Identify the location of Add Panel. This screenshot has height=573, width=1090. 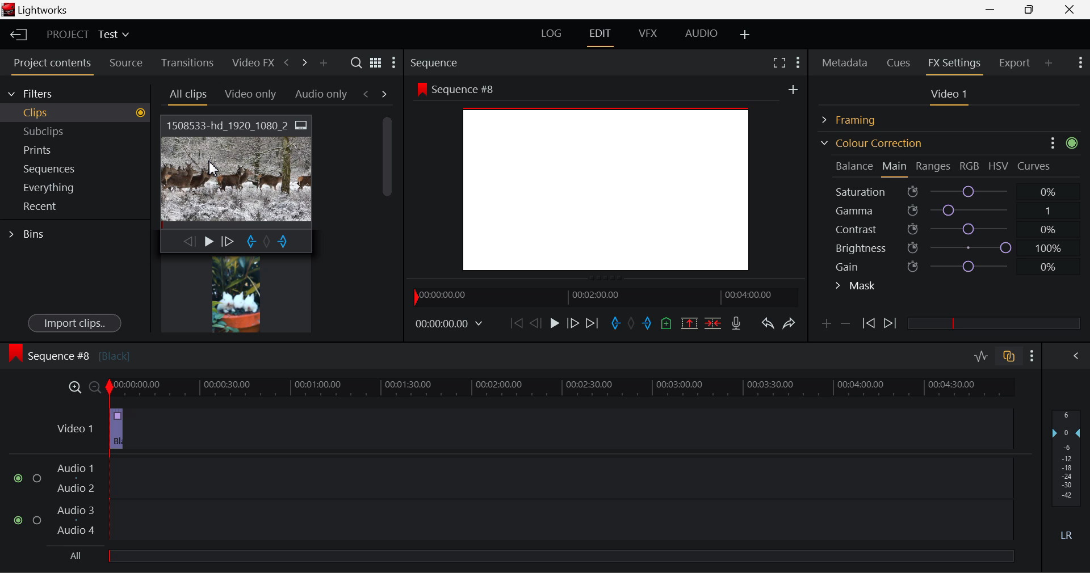
(1049, 62).